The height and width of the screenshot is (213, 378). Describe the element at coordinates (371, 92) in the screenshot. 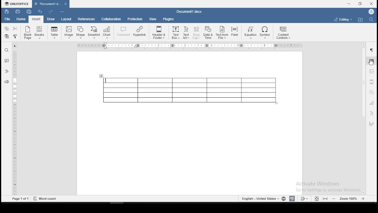

I see `shapes settings` at that location.